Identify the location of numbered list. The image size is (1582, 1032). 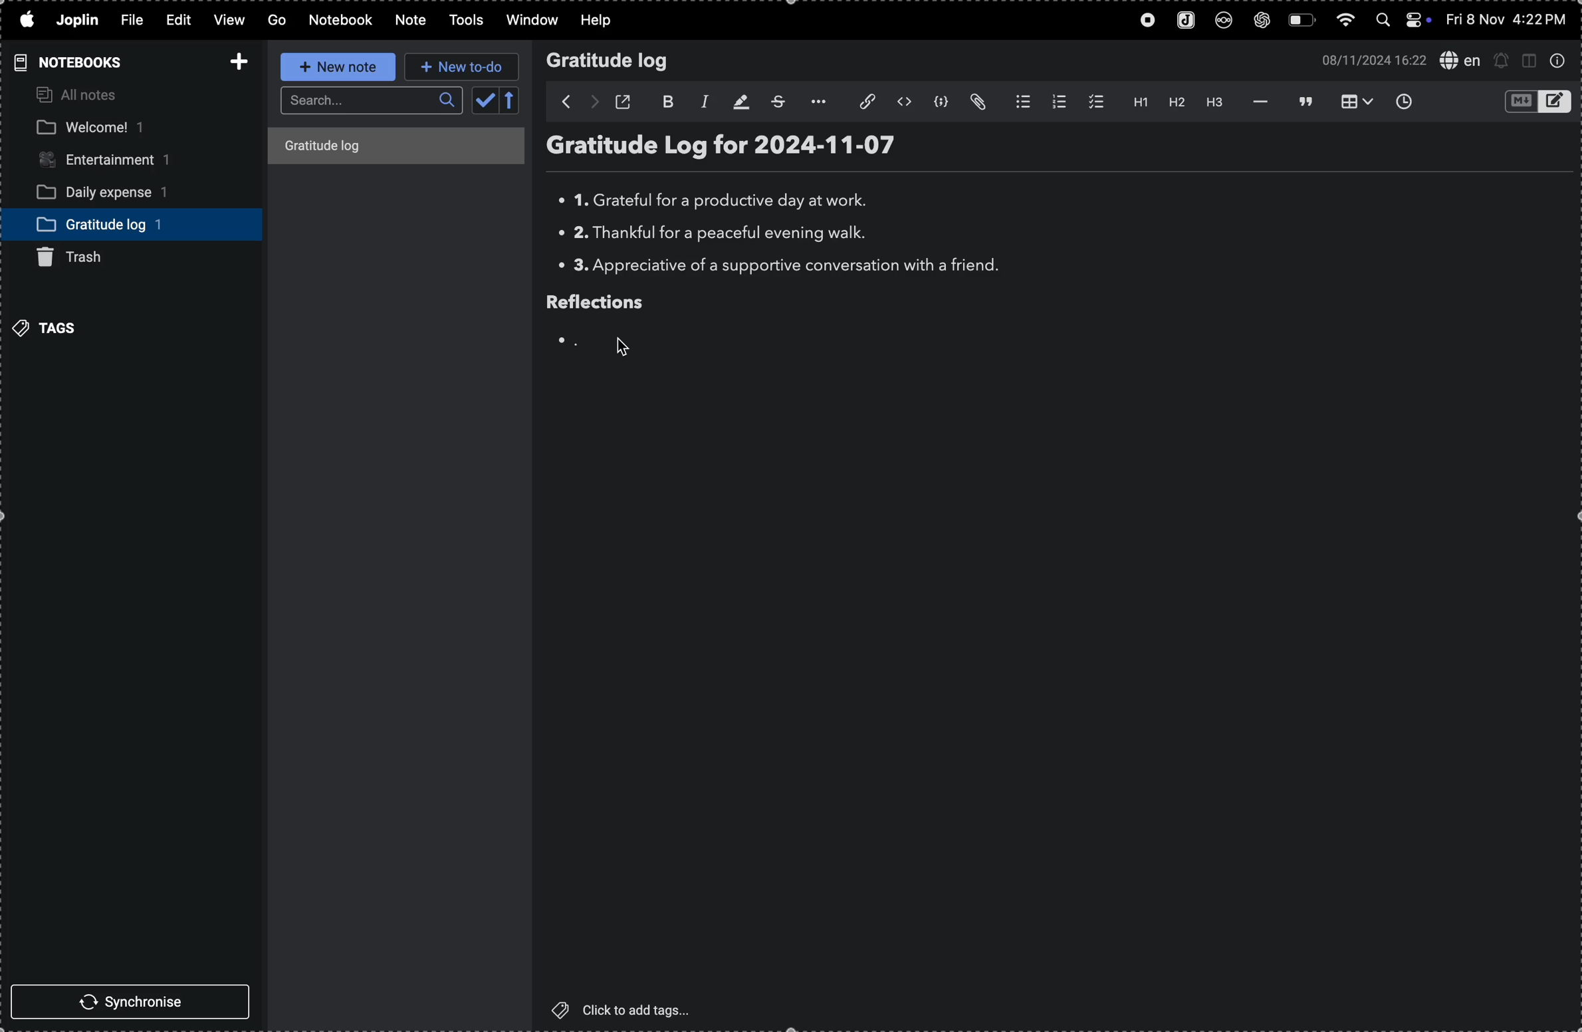
(1058, 102).